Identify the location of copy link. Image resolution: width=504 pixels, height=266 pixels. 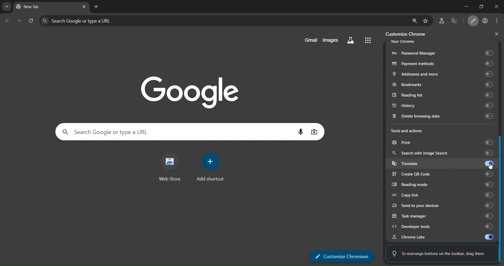
(443, 196).